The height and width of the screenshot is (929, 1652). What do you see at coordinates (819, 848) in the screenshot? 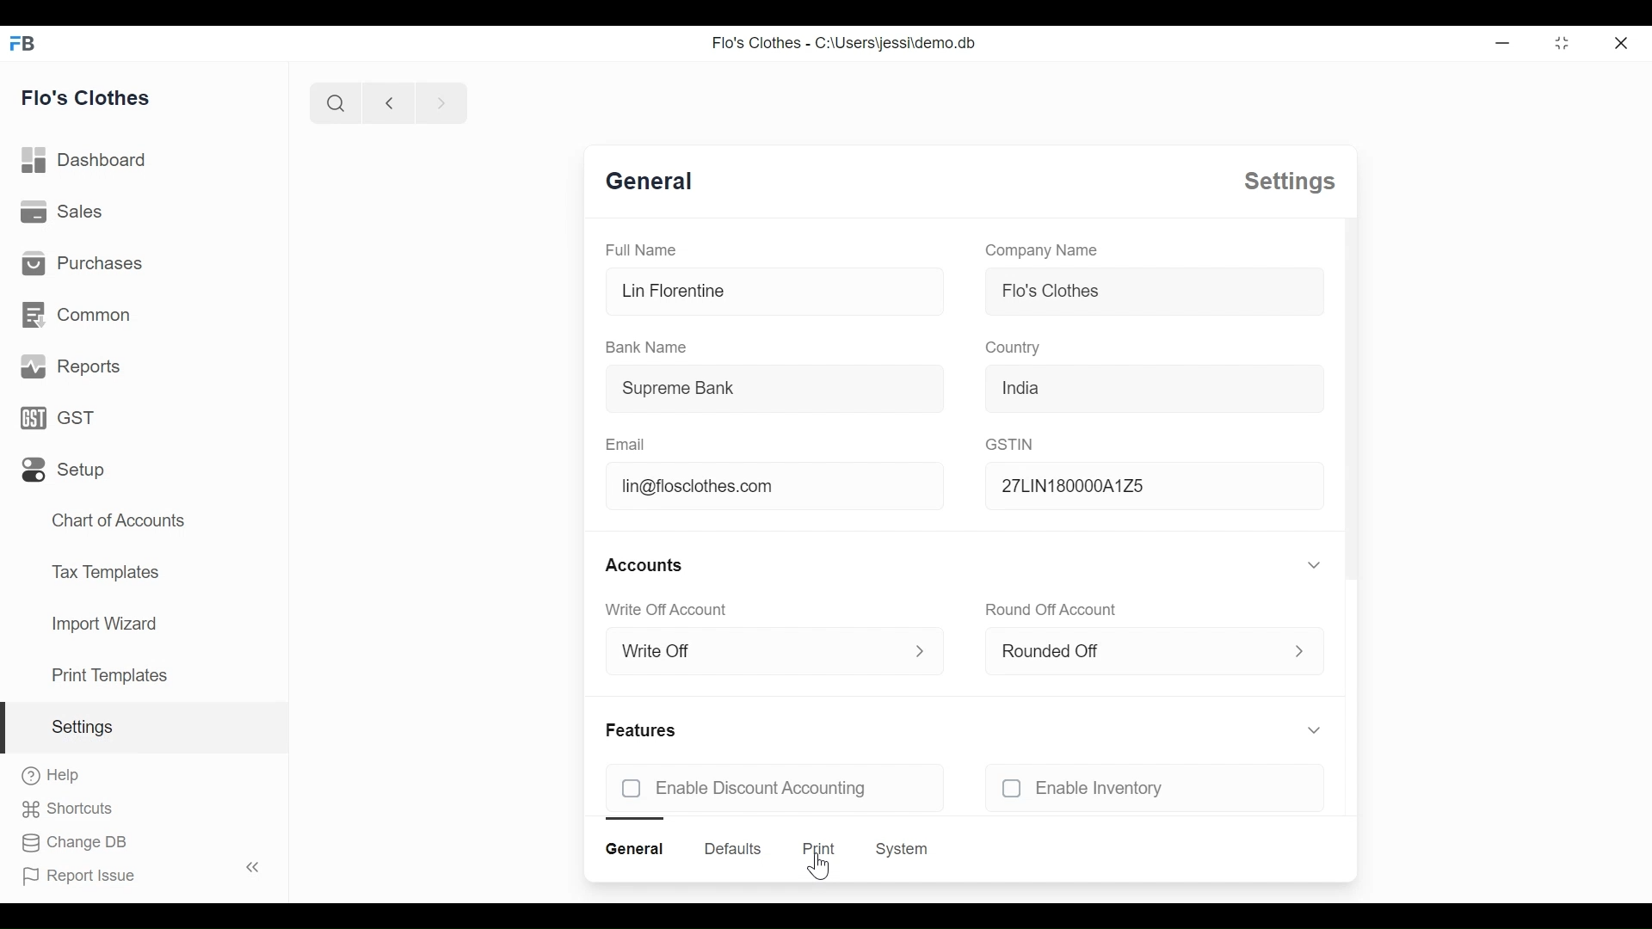
I see `print` at bounding box center [819, 848].